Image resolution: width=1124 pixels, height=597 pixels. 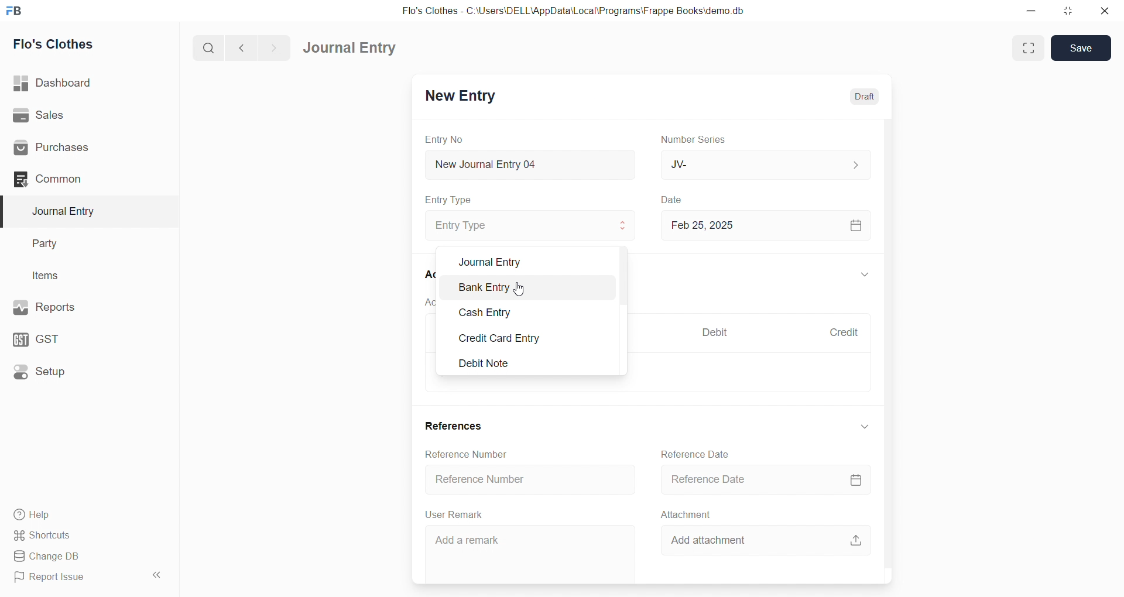 What do you see at coordinates (211, 47) in the screenshot?
I see `search` at bounding box center [211, 47].